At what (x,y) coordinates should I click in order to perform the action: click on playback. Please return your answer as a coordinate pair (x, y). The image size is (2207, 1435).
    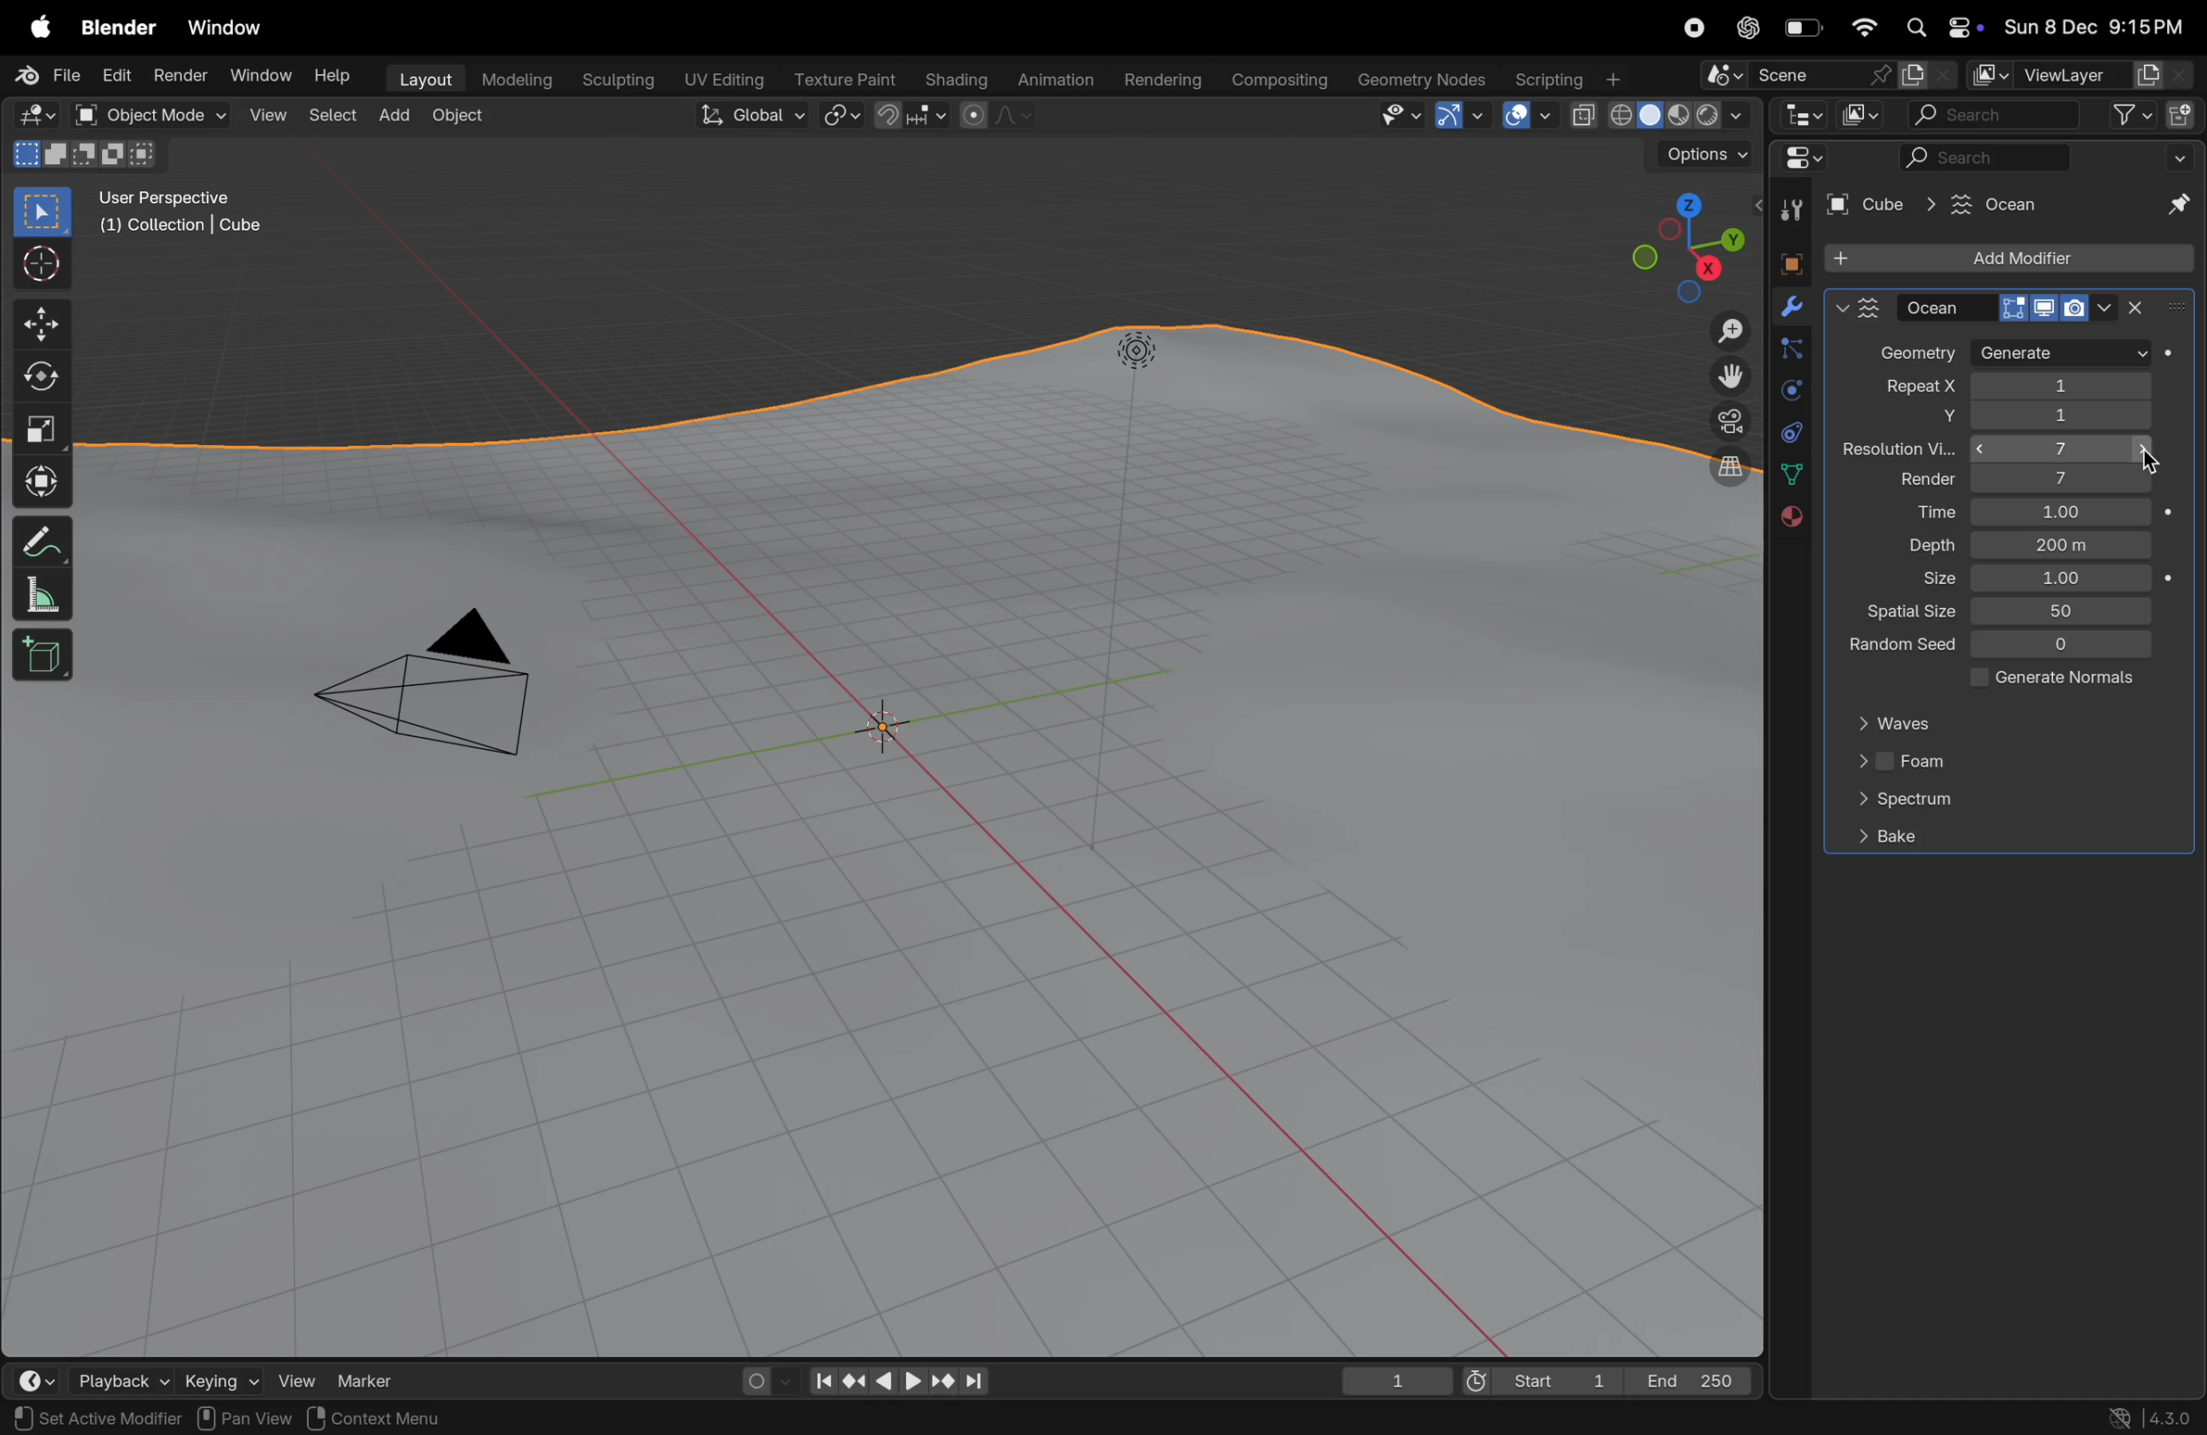
    Looking at the image, I should click on (121, 1379).